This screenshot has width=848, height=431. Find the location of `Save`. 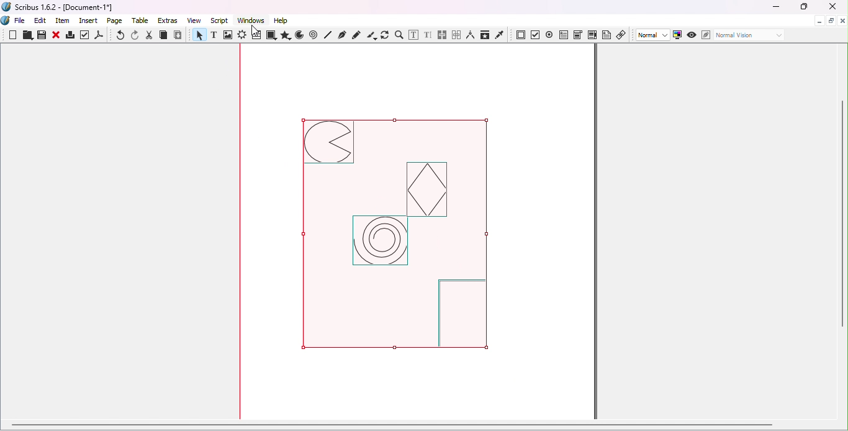

Save is located at coordinates (40, 35).